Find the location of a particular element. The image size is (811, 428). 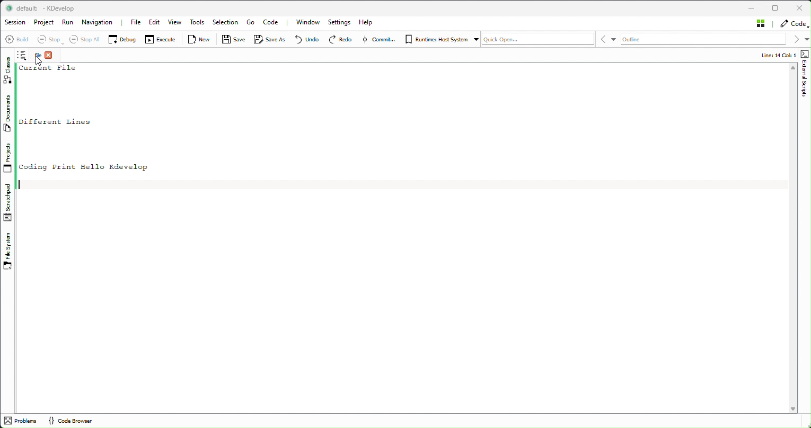

Session is located at coordinates (16, 23).